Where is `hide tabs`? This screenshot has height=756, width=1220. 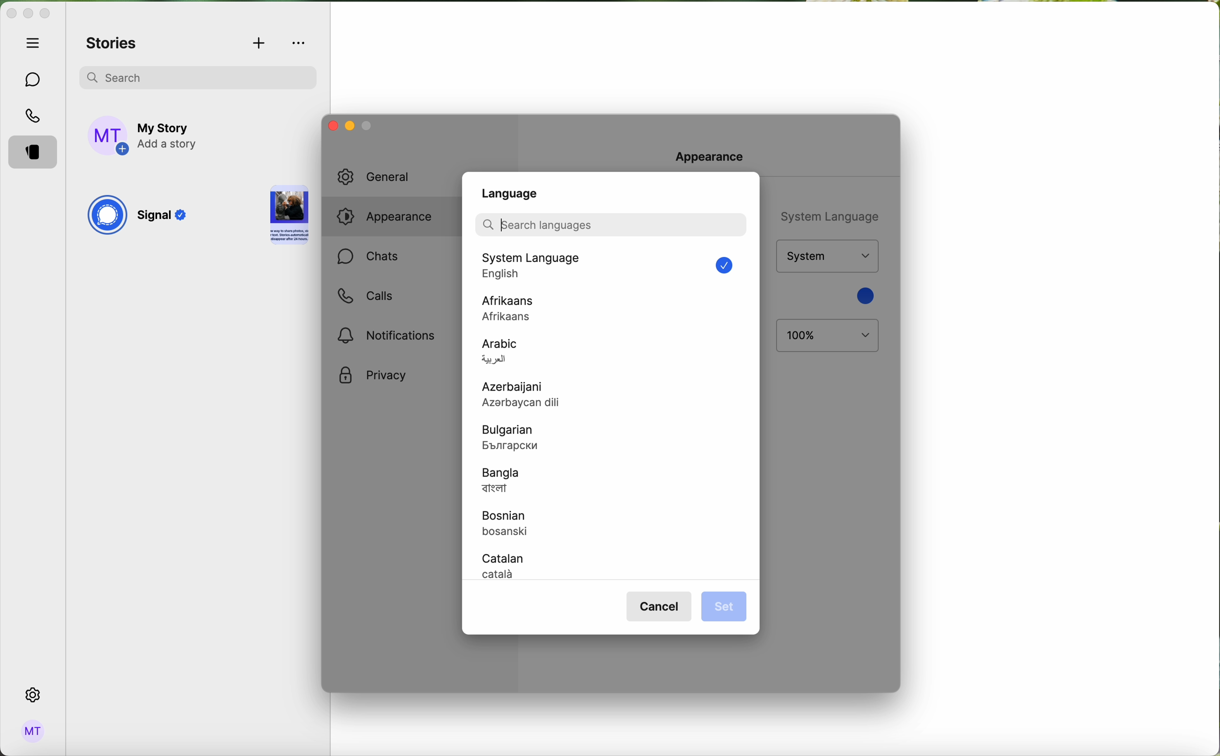 hide tabs is located at coordinates (36, 42).